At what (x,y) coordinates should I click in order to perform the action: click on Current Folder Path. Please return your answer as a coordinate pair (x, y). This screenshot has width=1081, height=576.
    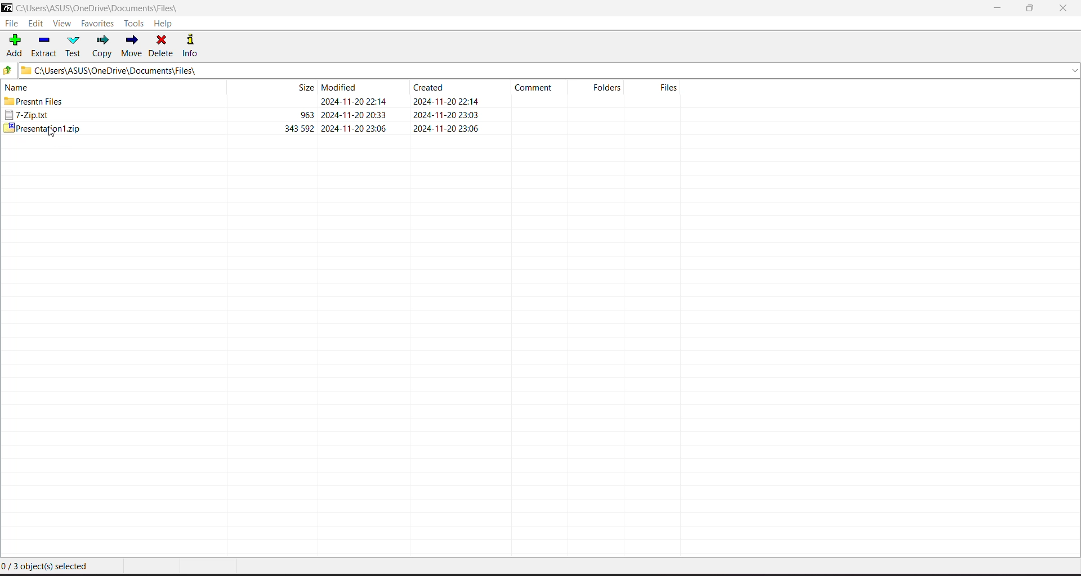
    Looking at the image, I should click on (550, 70).